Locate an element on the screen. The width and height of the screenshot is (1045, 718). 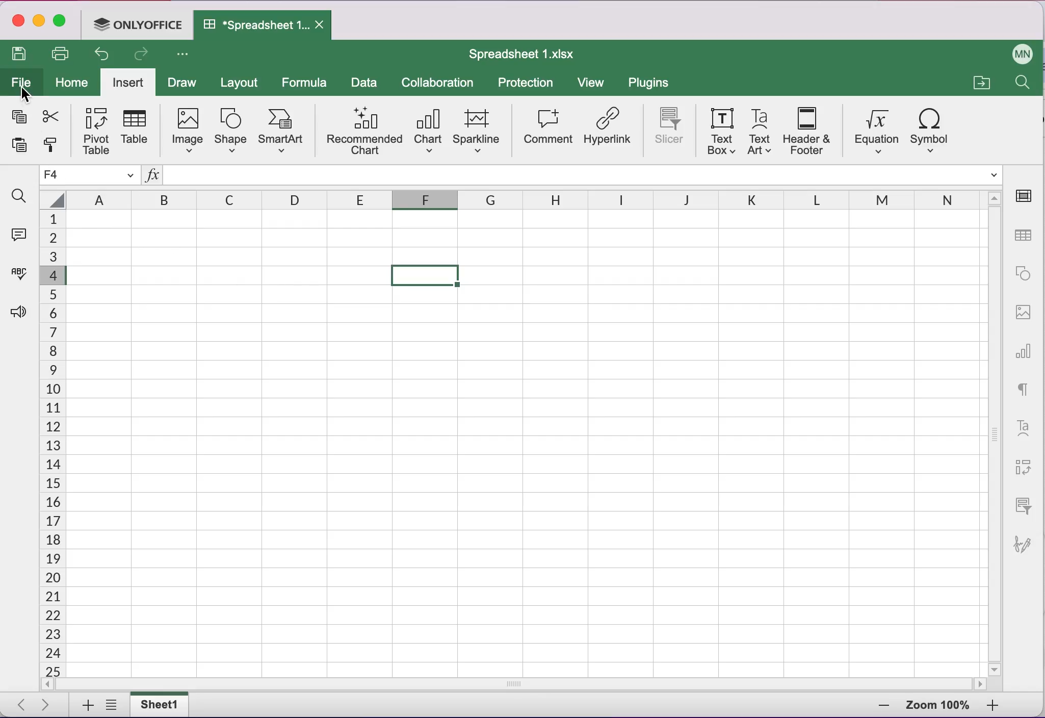
sparkline is located at coordinates (479, 129).